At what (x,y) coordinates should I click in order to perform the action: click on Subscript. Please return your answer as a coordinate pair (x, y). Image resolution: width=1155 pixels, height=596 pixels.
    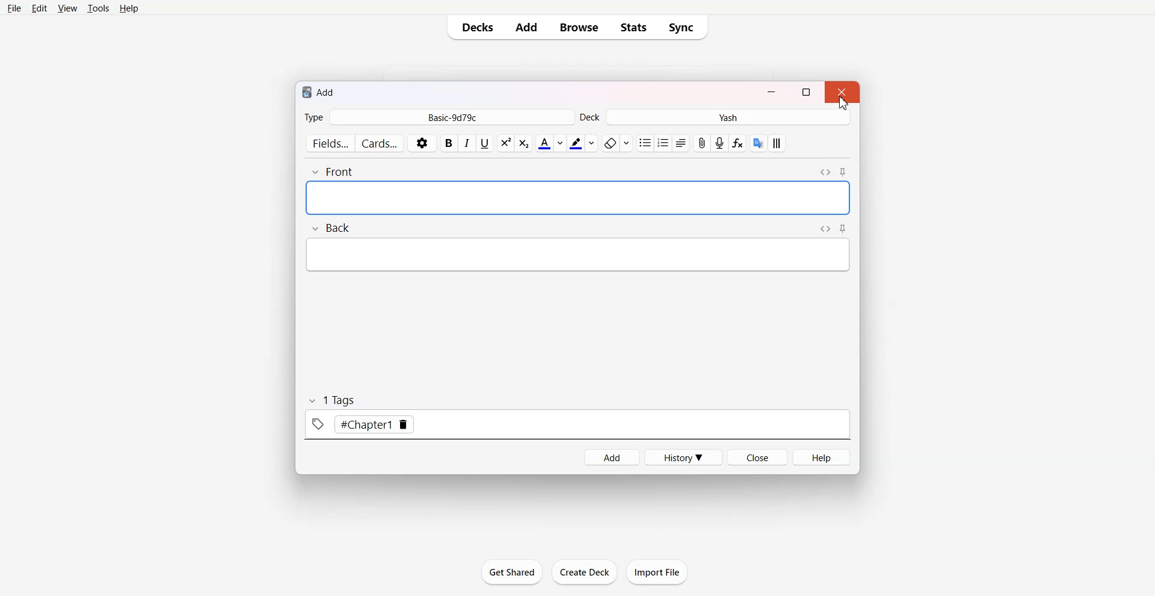
    Looking at the image, I should click on (505, 143).